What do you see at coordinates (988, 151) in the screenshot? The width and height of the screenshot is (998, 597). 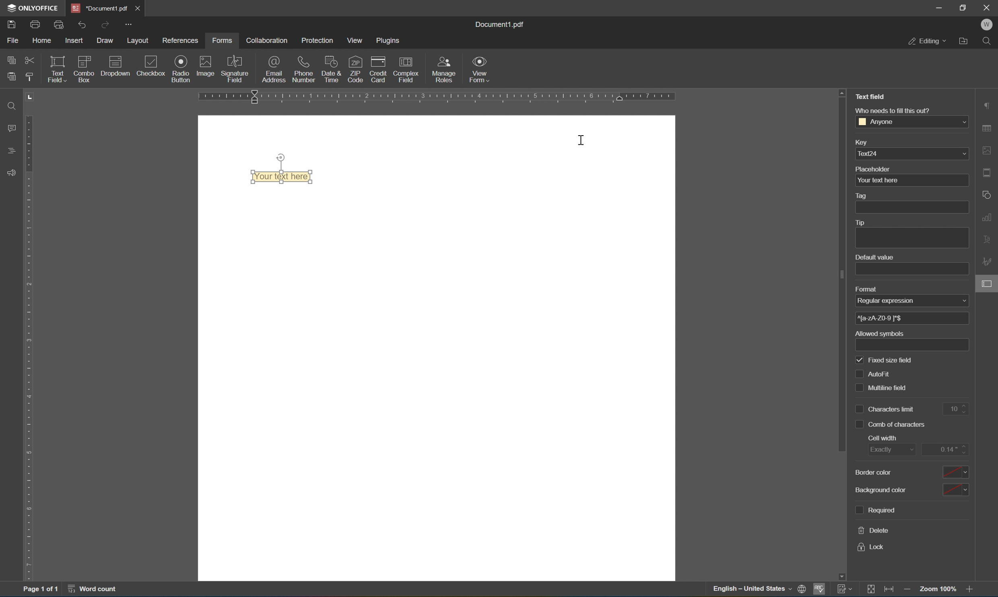 I see `image settings` at bounding box center [988, 151].